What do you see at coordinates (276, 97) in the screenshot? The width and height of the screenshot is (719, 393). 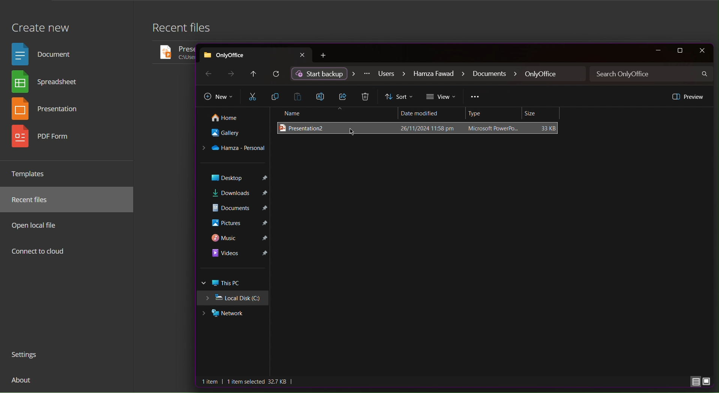 I see `Copy` at bounding box center [276, 97].